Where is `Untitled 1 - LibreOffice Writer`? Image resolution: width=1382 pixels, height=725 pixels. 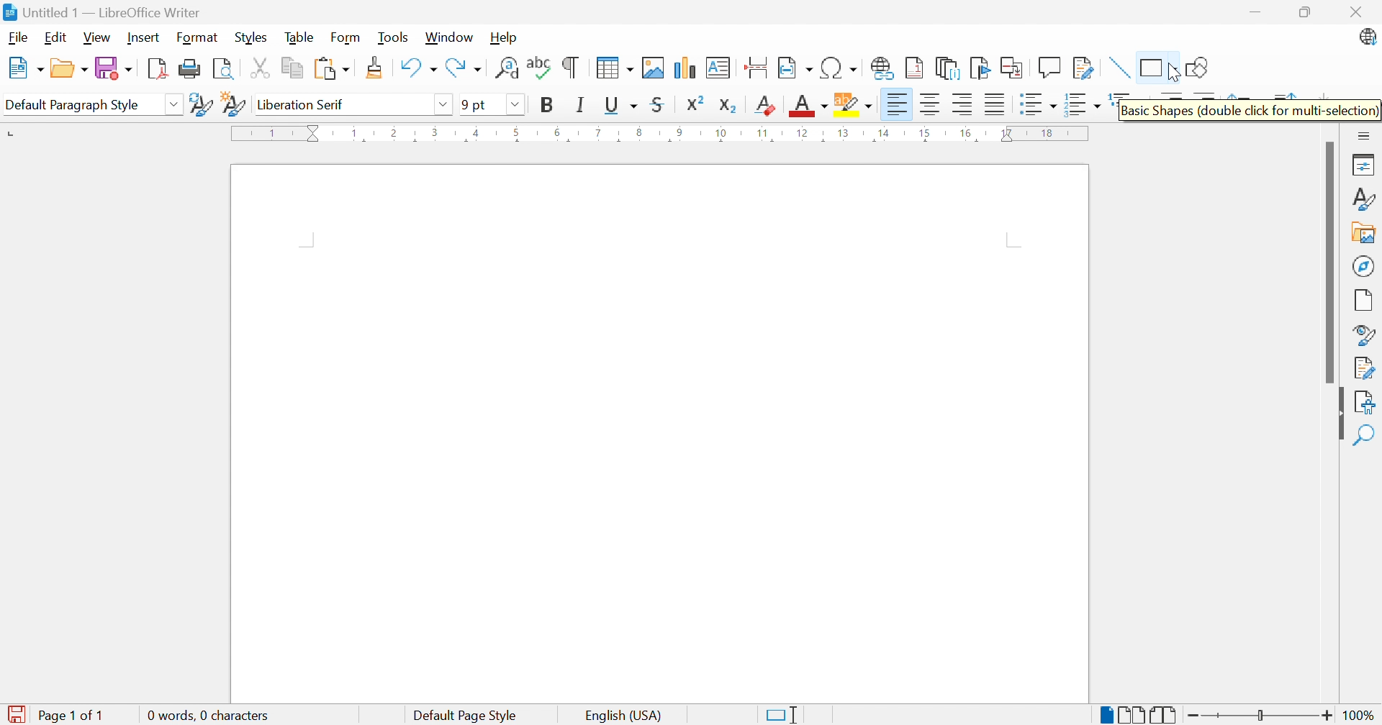 Untitled 1 - LibreOffice Writer is located at coordinates (101, 12).